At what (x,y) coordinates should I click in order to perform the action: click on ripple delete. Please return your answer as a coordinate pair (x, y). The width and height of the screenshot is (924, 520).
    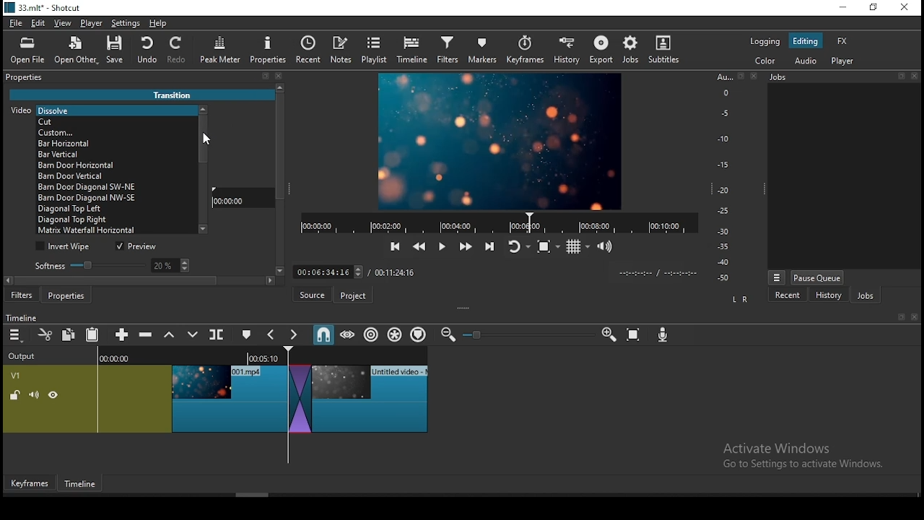
    Looking at the image, I should click on (147, 334).